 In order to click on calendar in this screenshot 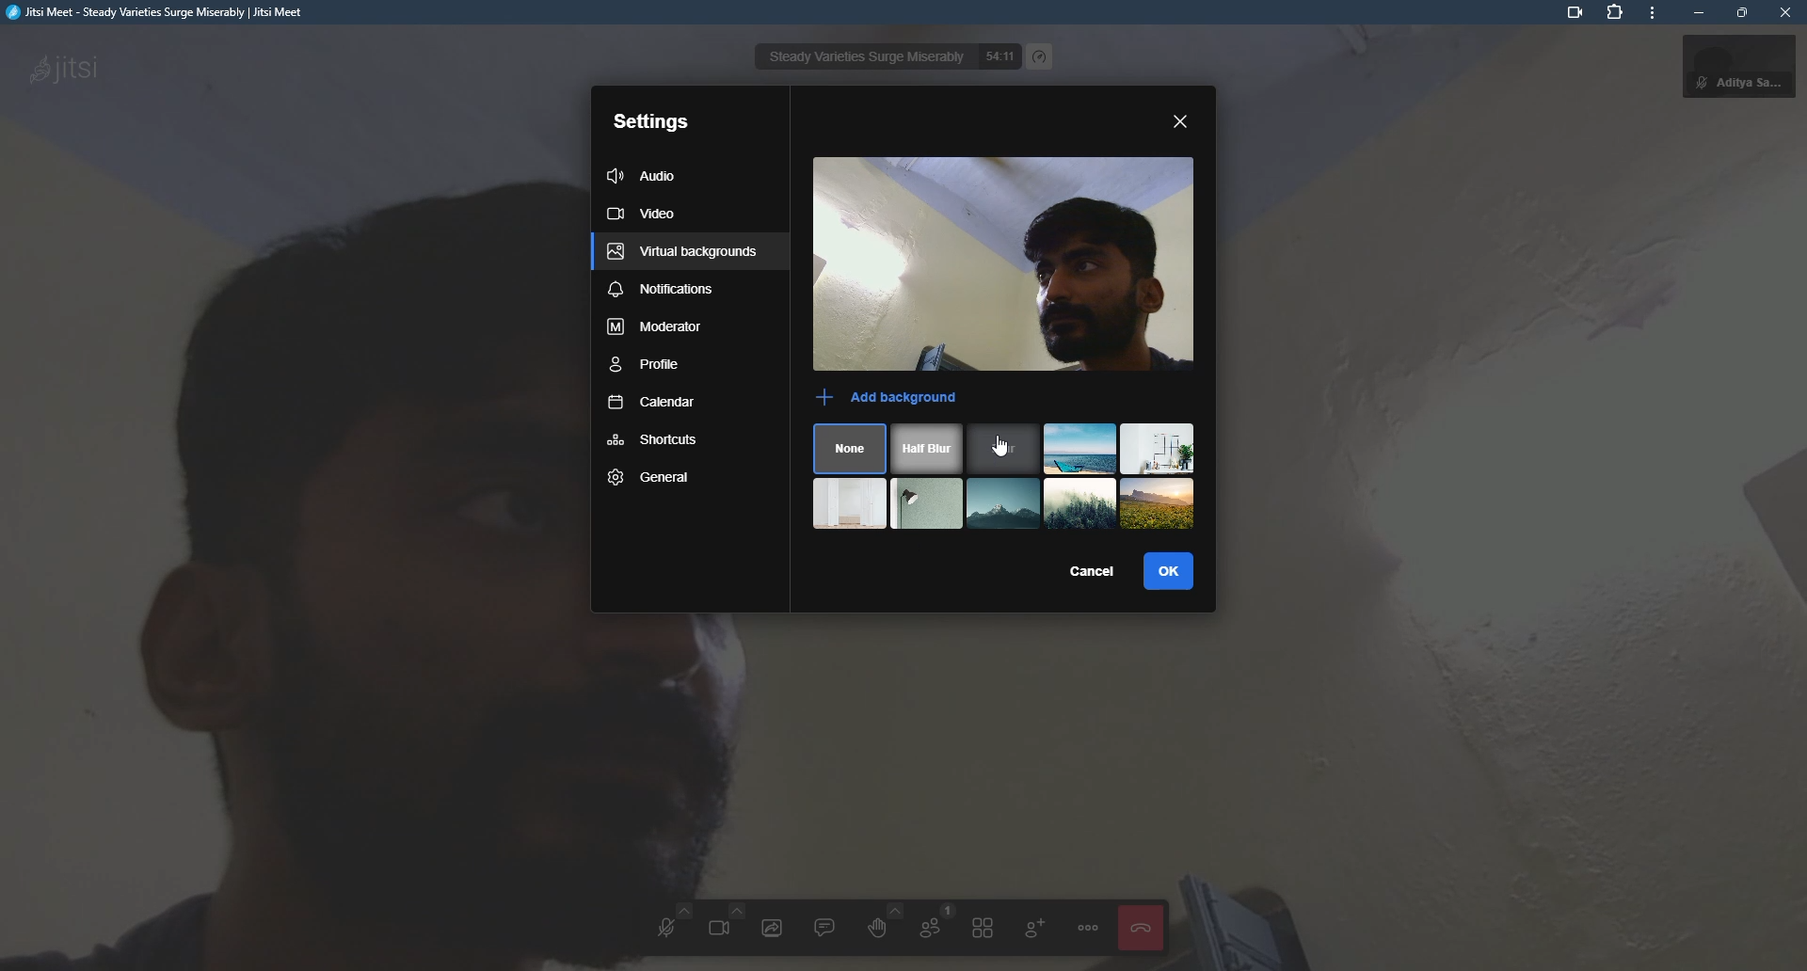, I will do `click(651, 407)`.